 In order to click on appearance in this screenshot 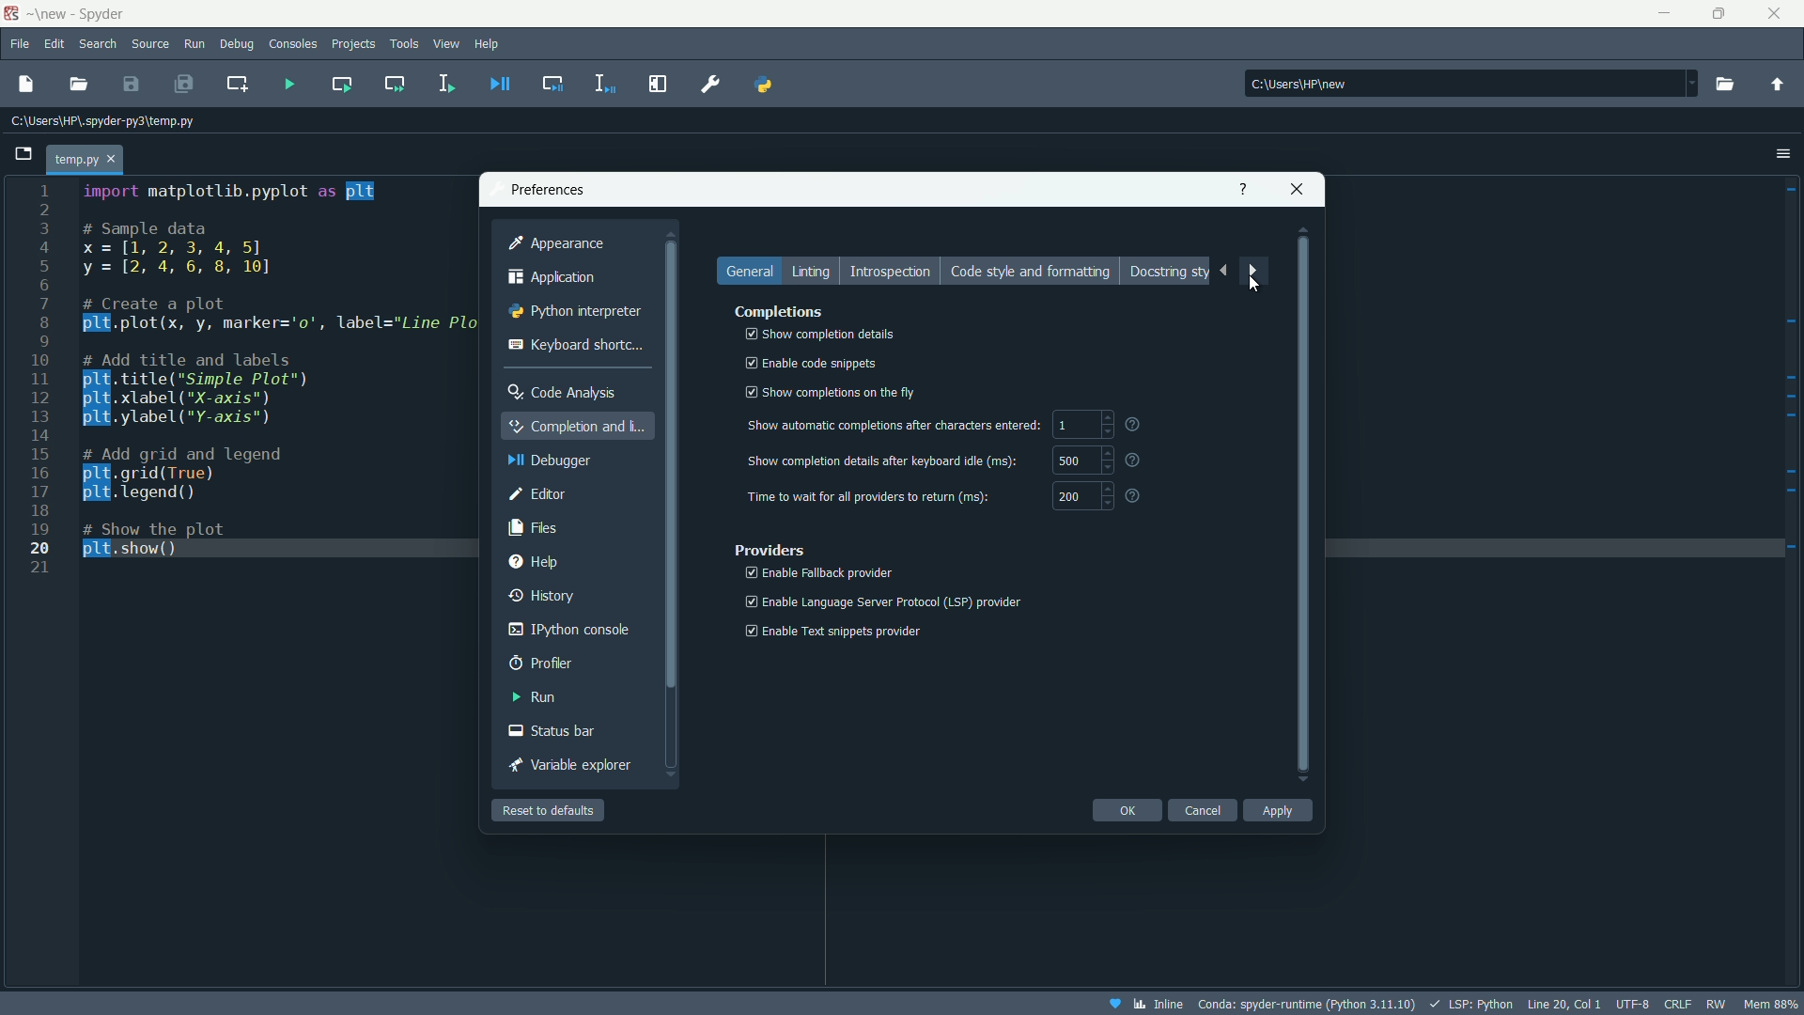, I will do `click(555, 242)`.